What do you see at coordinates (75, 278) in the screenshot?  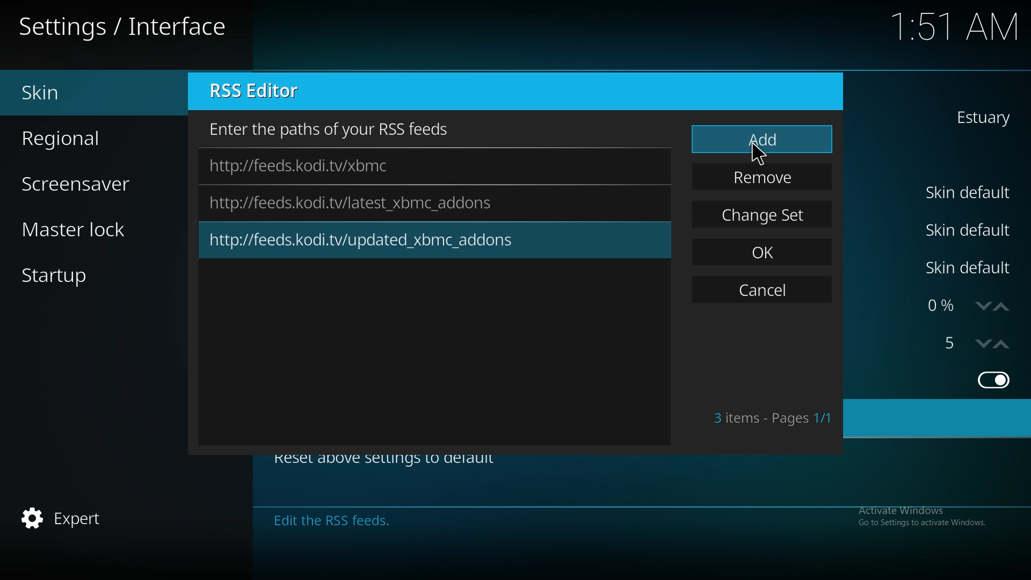 I see `startup` at bounding box center [75, 278].